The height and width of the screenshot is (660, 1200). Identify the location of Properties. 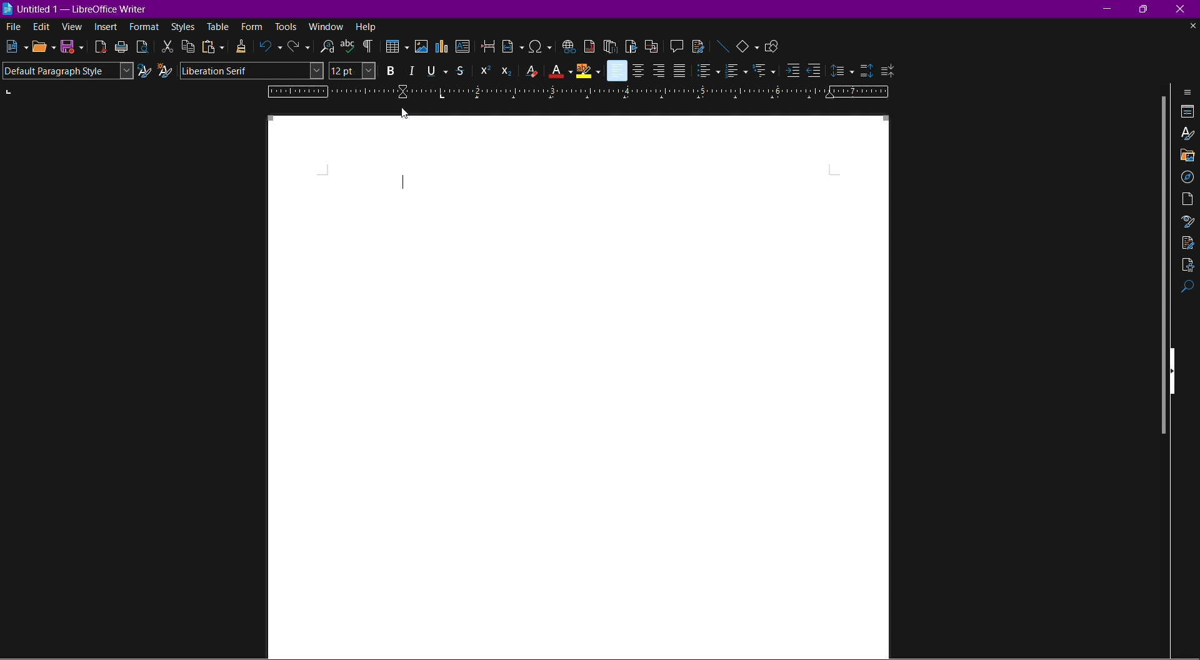
(1188, 112).